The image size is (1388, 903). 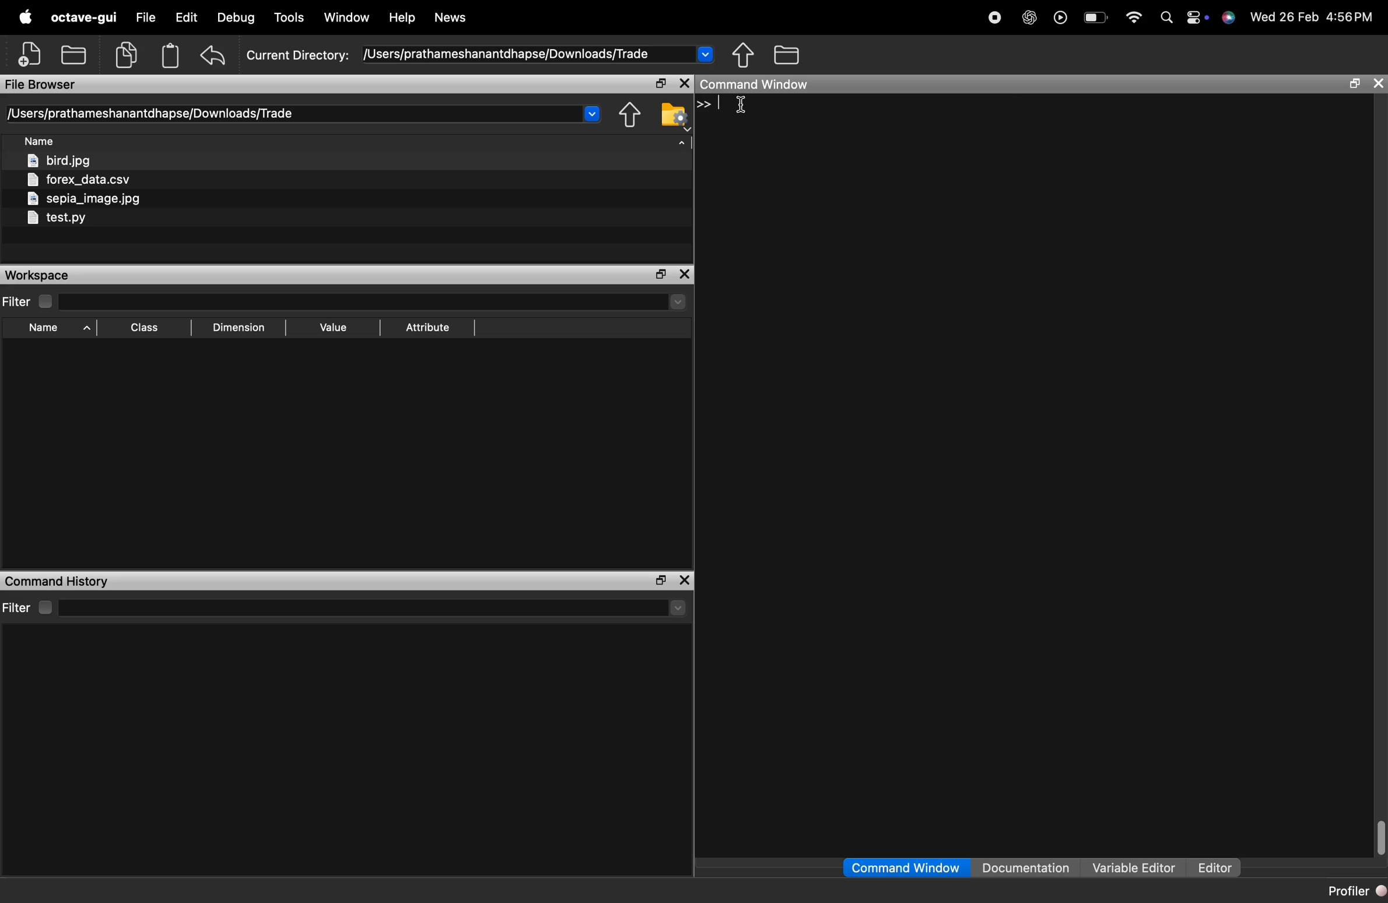 What do you see at coordinates (628, 116) in the screenshot?
I see `share` at bounding box center [628, 116].